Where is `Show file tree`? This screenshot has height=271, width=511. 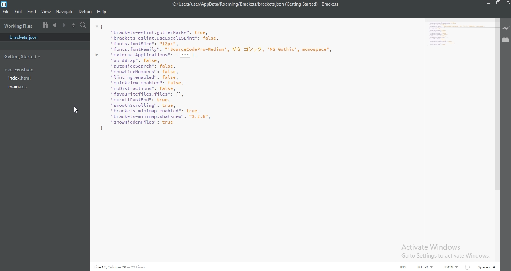 Show file tree is located at coordinates (45, 25).